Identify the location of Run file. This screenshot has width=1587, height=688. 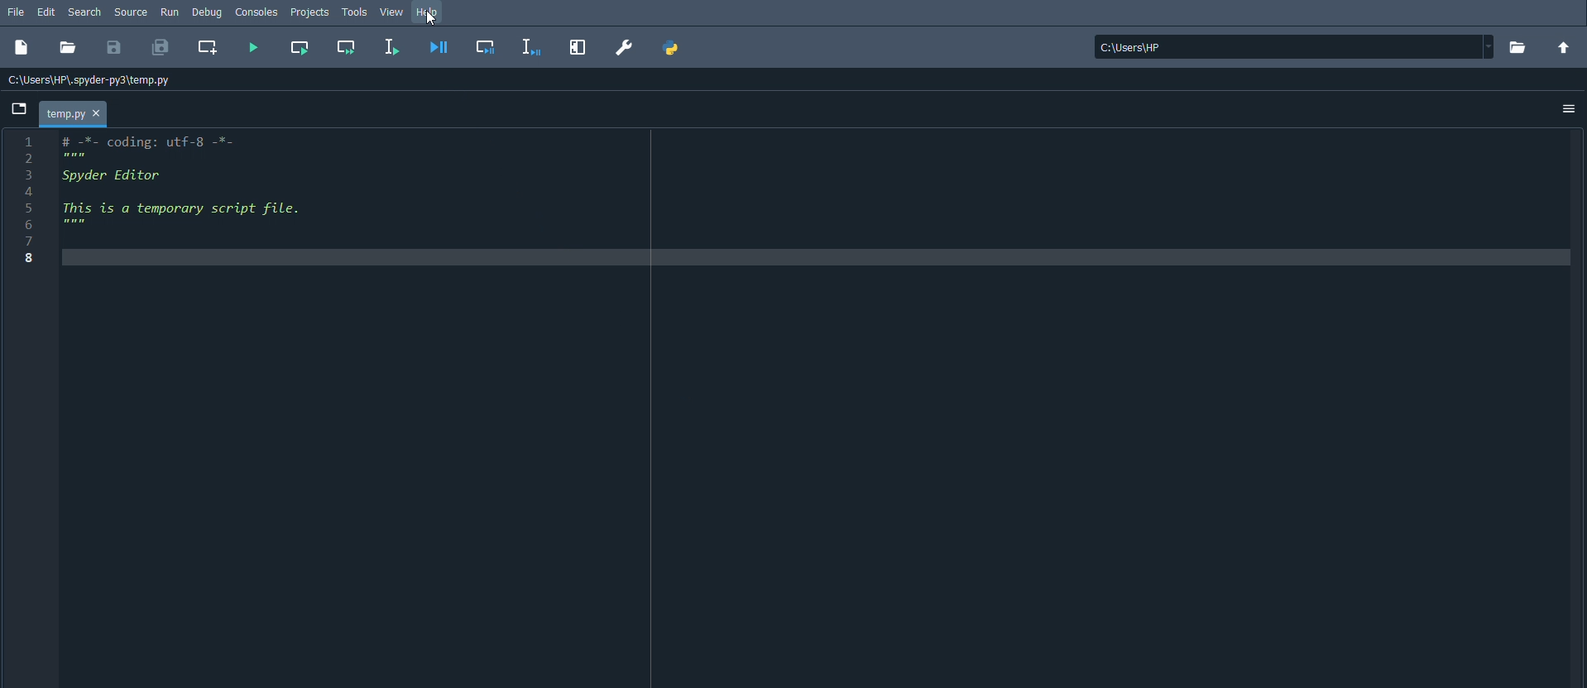
(253, 45).